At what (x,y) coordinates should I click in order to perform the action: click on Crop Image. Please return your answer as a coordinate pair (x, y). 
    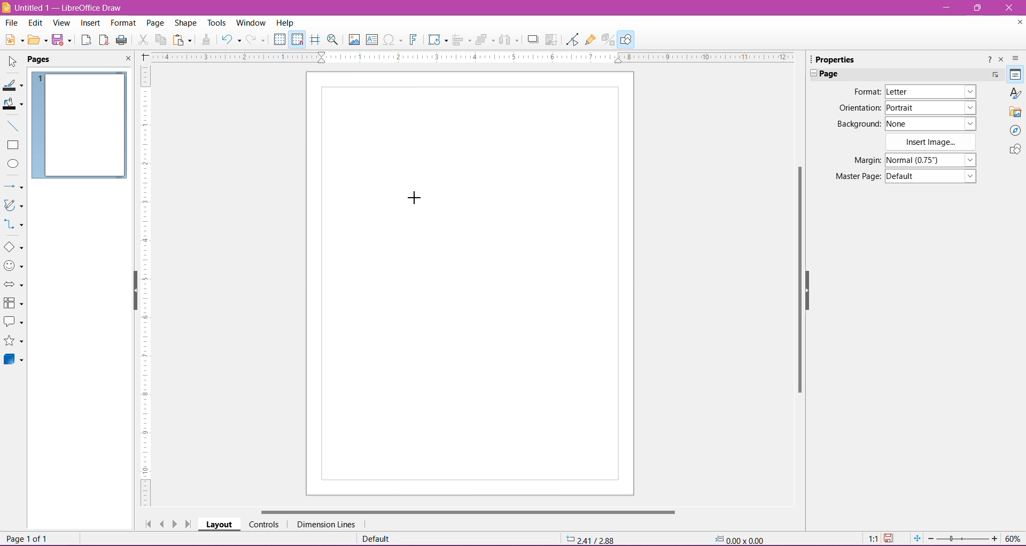
    Looking at the image, I should click on (551, 40).